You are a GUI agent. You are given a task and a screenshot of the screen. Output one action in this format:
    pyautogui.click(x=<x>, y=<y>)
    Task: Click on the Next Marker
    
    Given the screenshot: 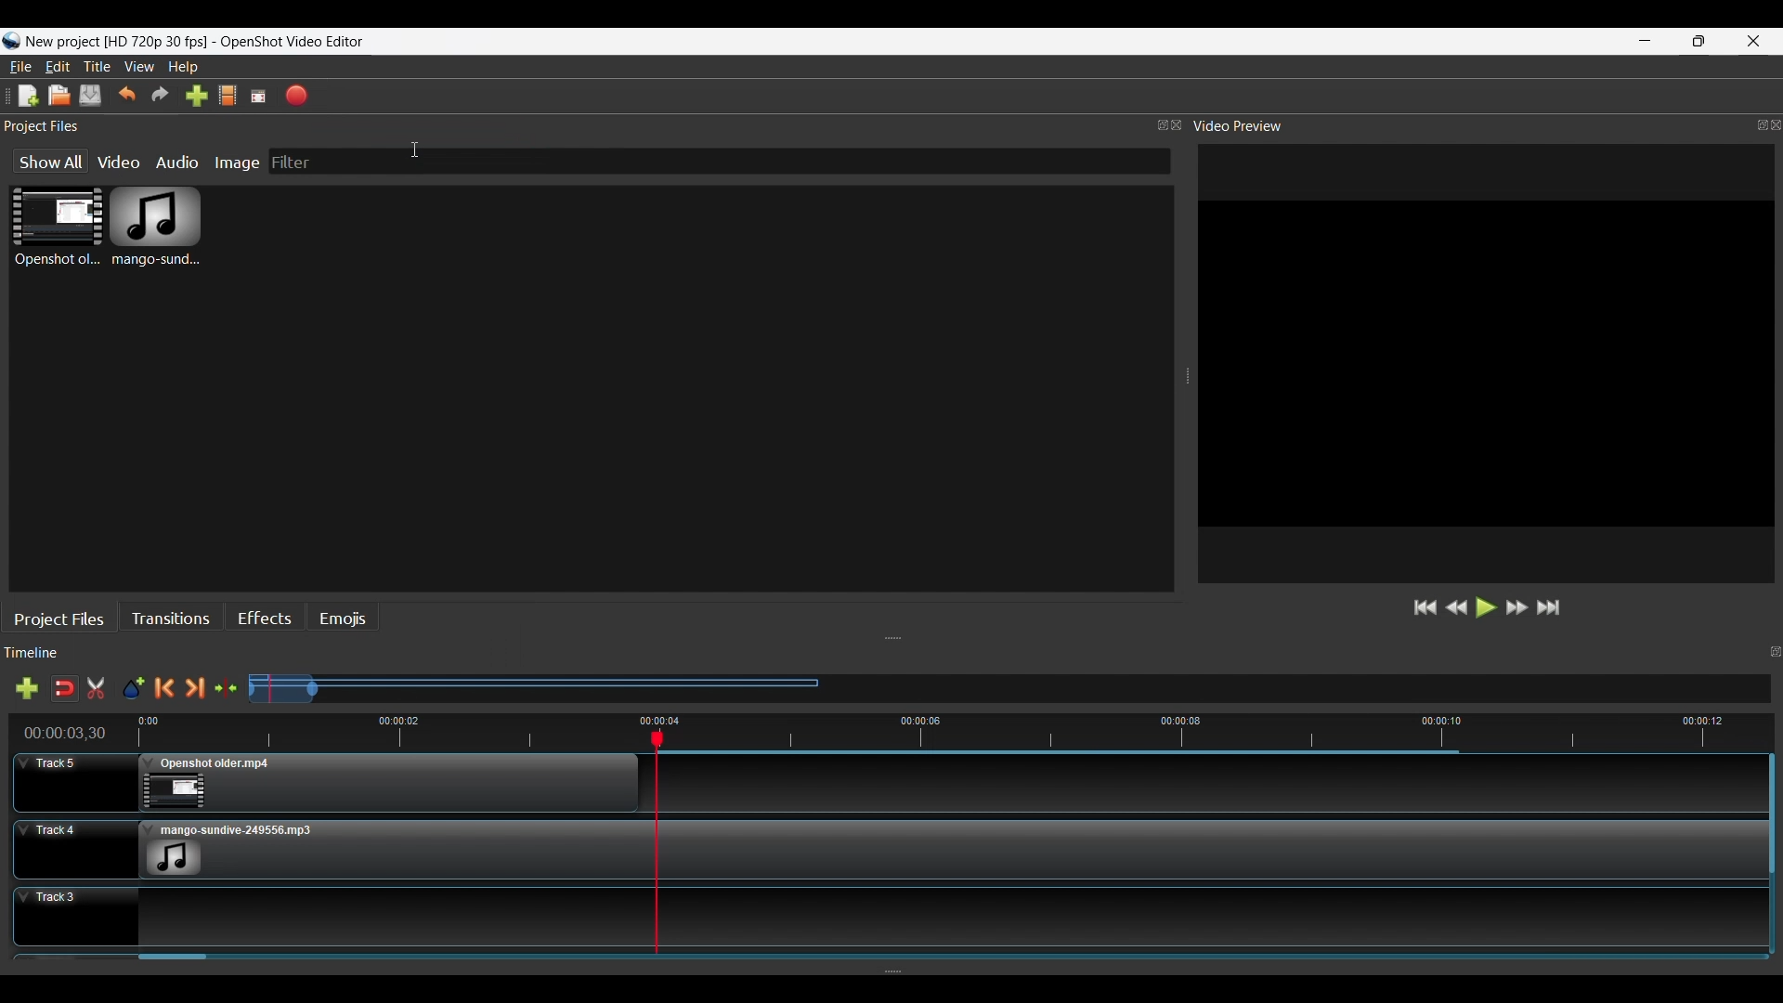 What is the action you would take?
    pyautogui.click(x=195, y=684)
    